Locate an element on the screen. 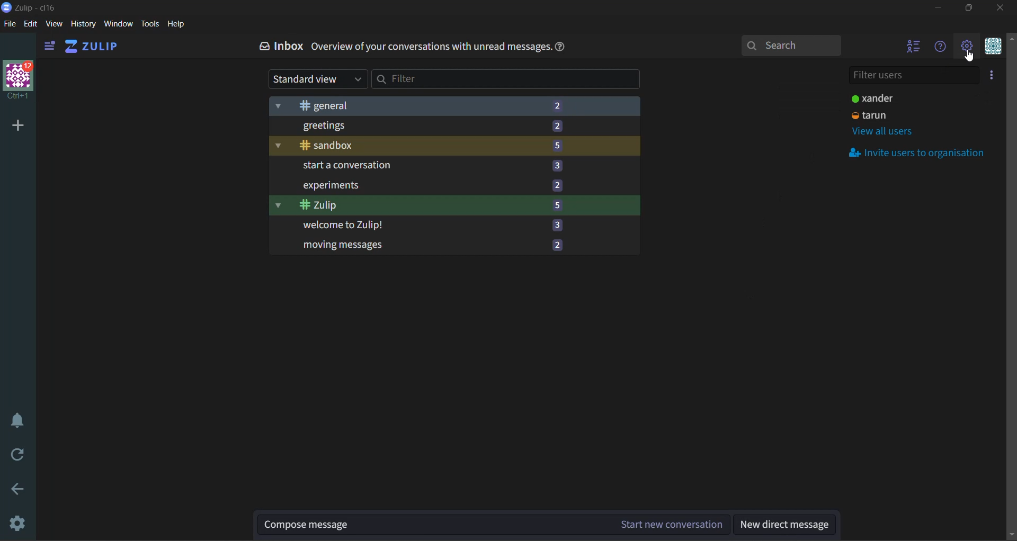  settings is located at coordinates (19, 521).